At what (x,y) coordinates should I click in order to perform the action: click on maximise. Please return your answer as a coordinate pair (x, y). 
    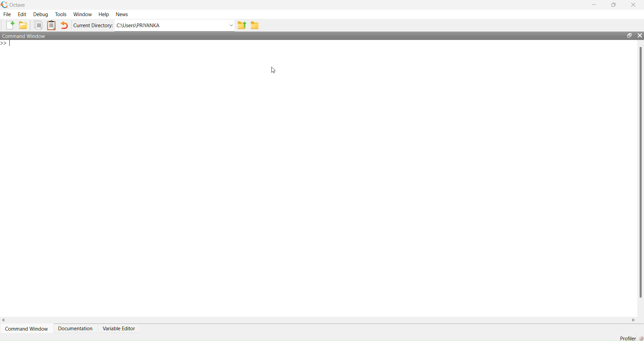
    Looking at the image, I should click on (614, 5).